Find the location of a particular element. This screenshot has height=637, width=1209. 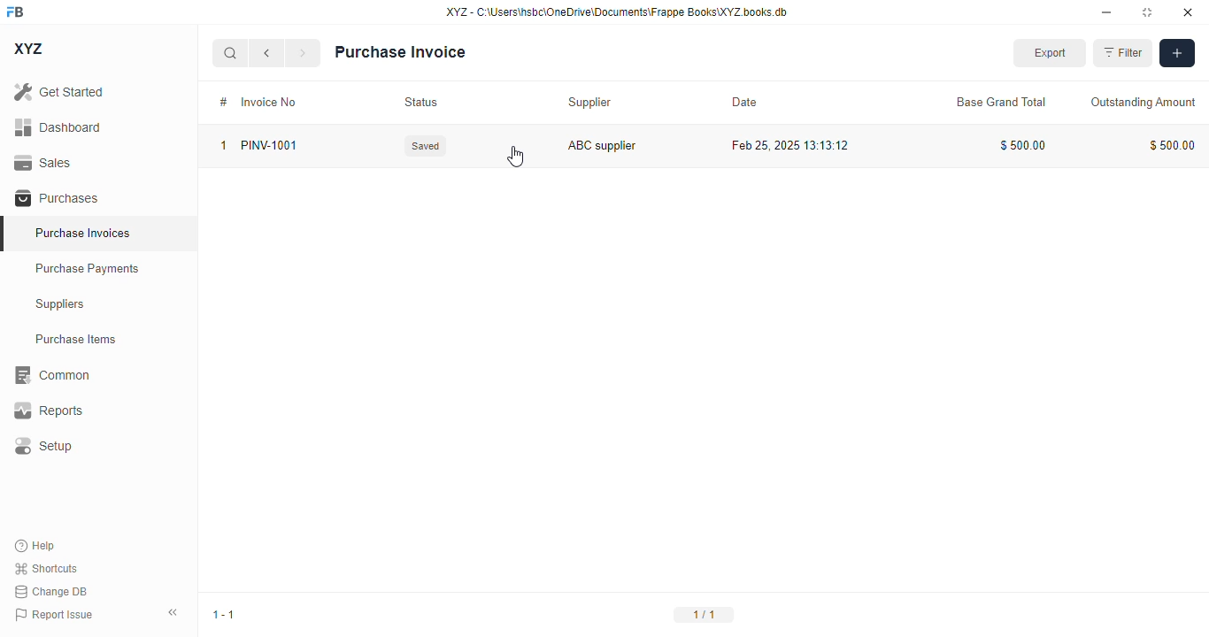

PINV-1001 is located at coordinates (270, 145).